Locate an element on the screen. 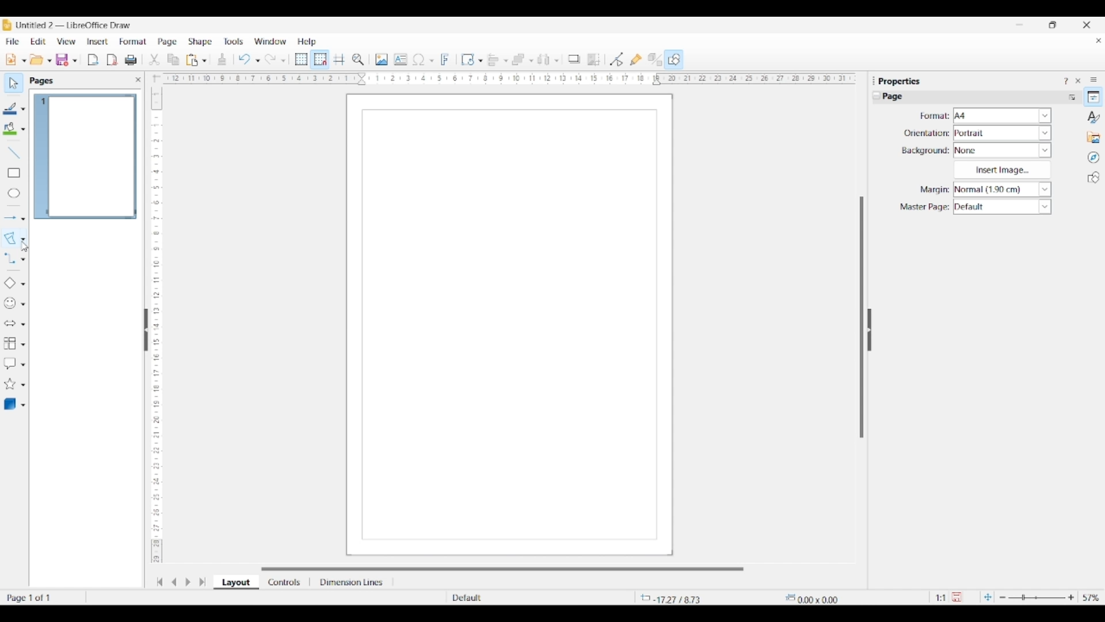 The image size is (1105, 622). Select objects to distribute options is located at coordinates (557, 60).